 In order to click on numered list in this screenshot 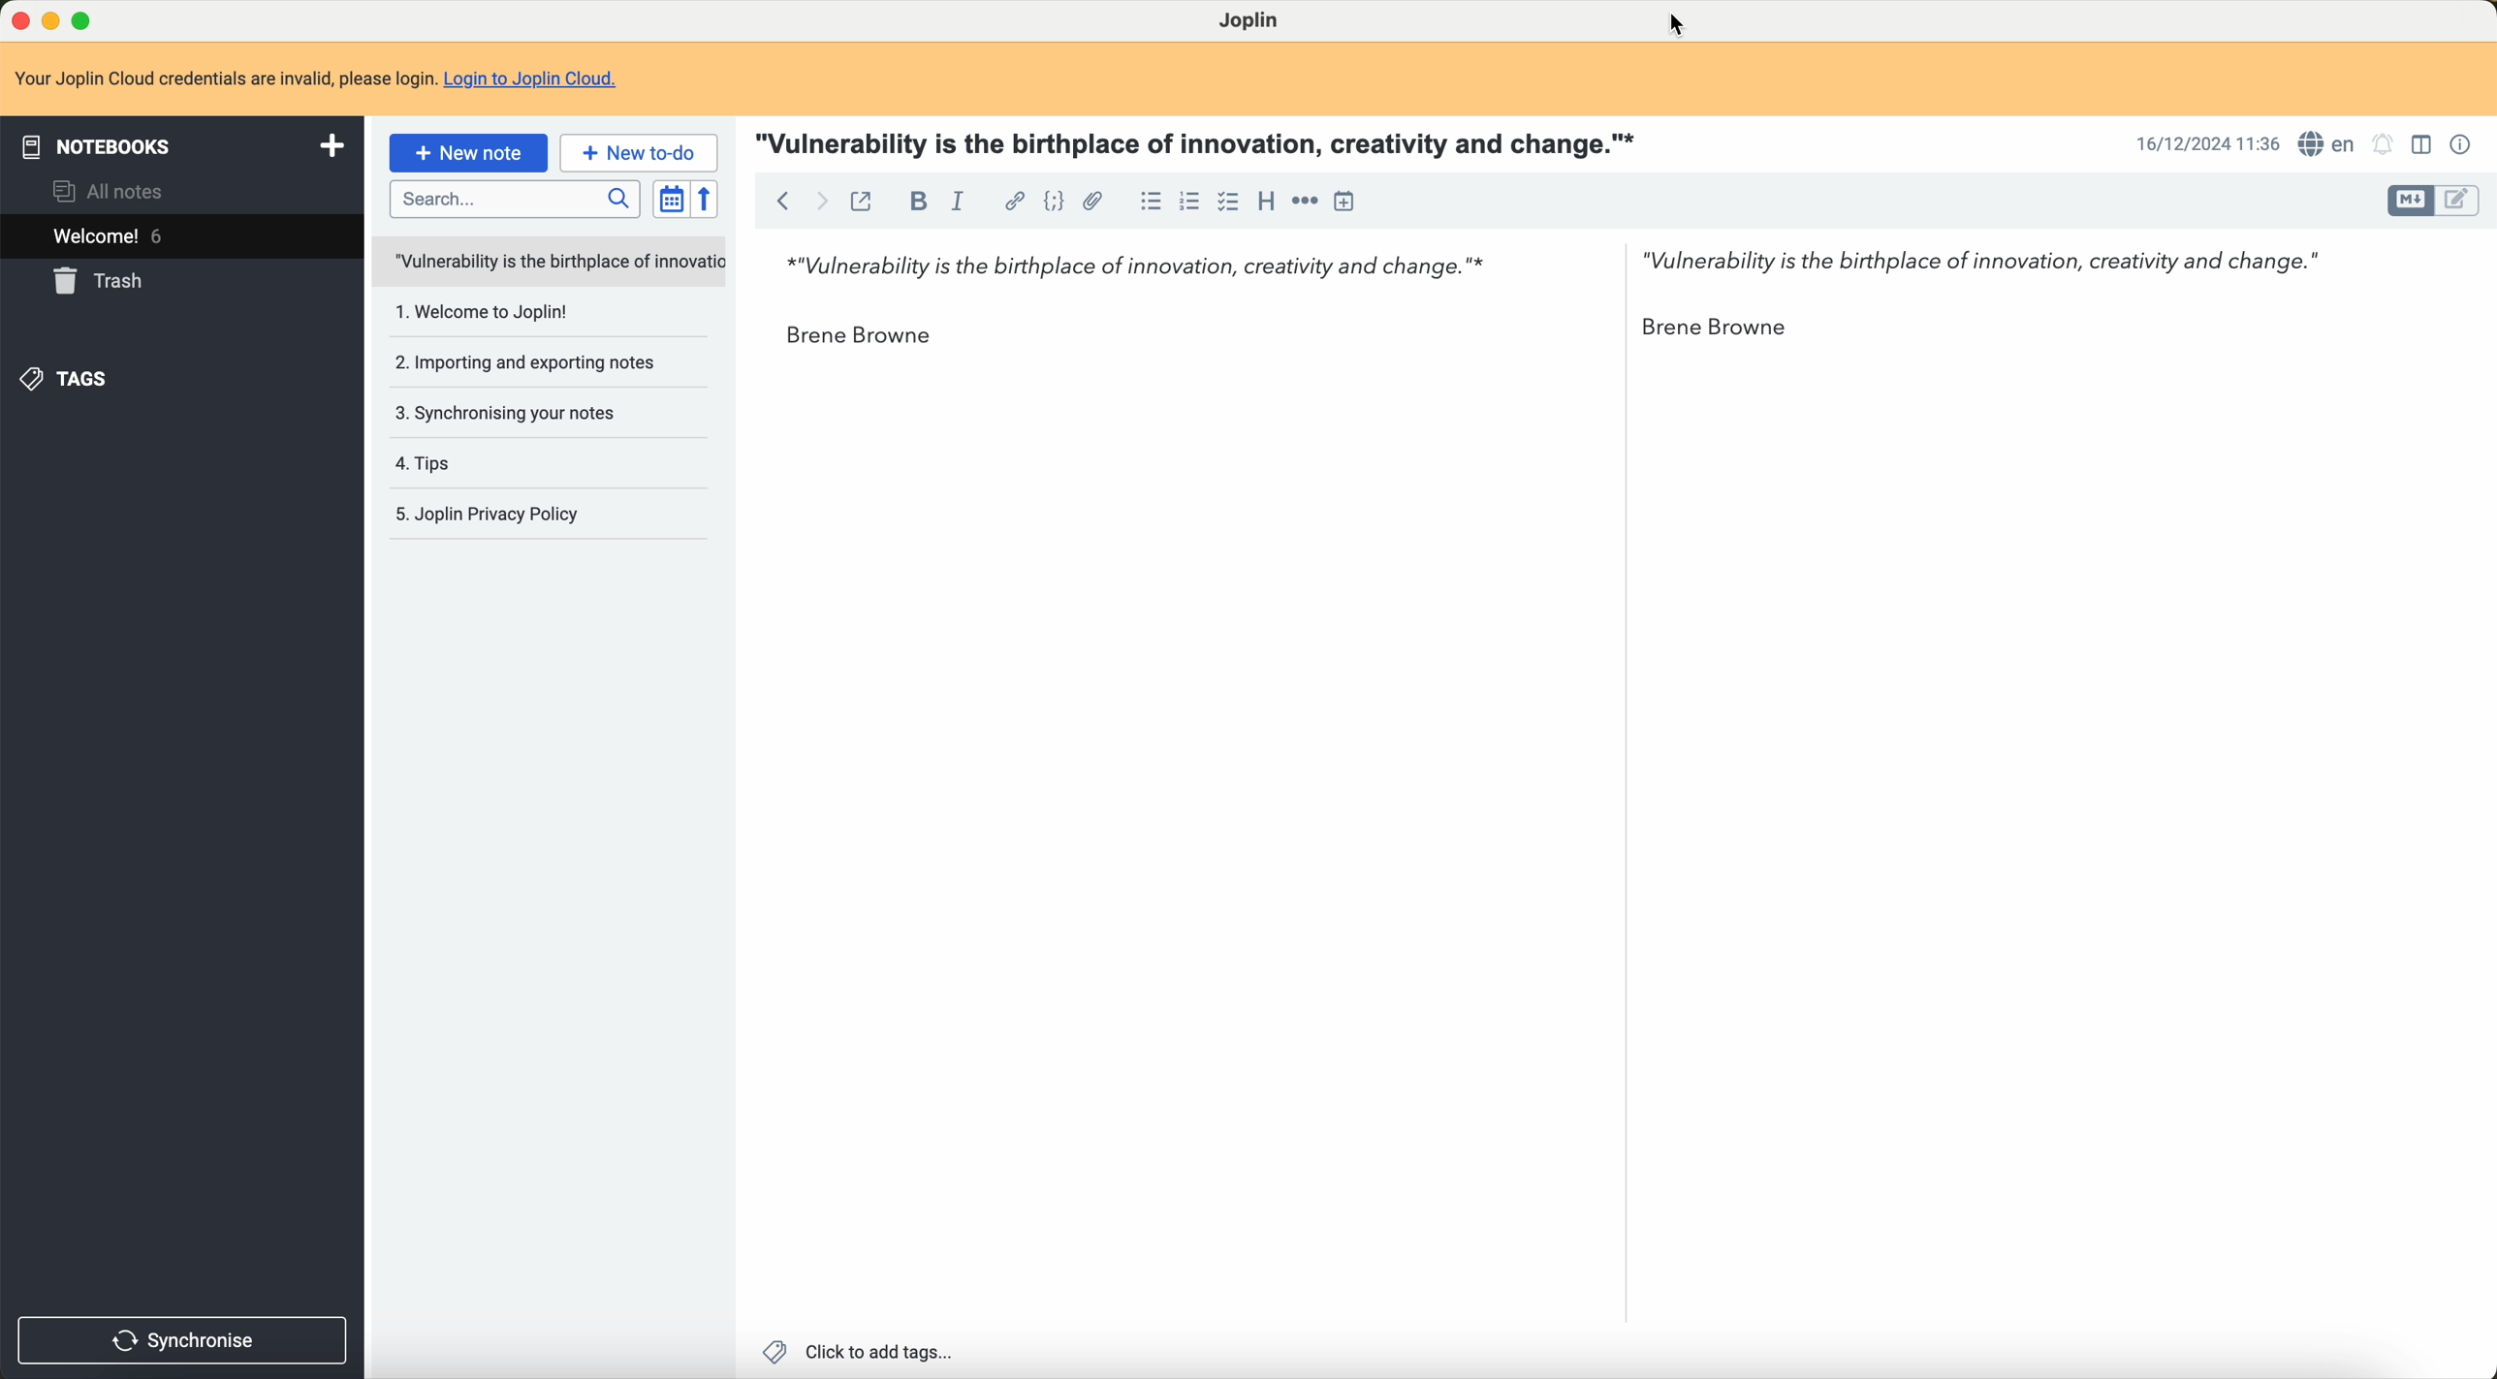, I will do `click(1187, 205)`.